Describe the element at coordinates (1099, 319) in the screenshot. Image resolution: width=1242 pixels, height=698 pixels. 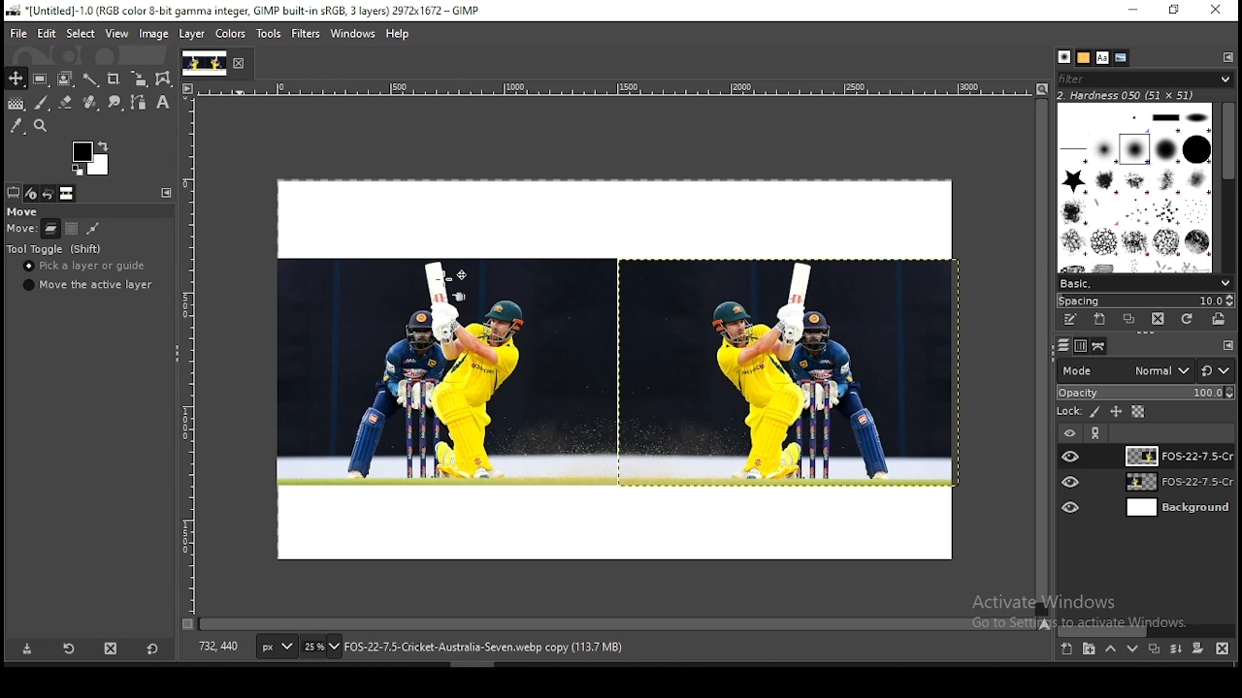
I see `create a new brush` at that location.